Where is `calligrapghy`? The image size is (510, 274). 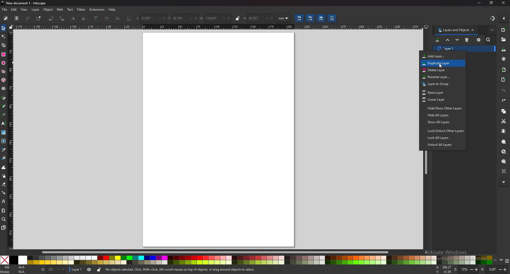 calligrapghy is located at coordinates (3, 115).